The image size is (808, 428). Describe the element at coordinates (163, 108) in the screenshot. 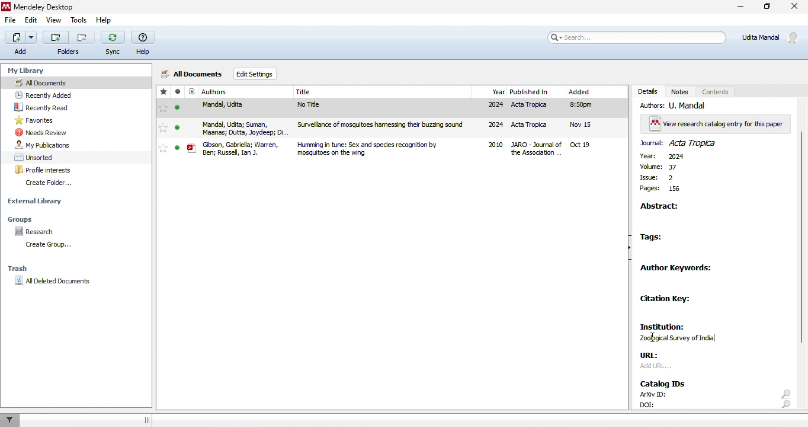

I see `favorites toggle` at that location.